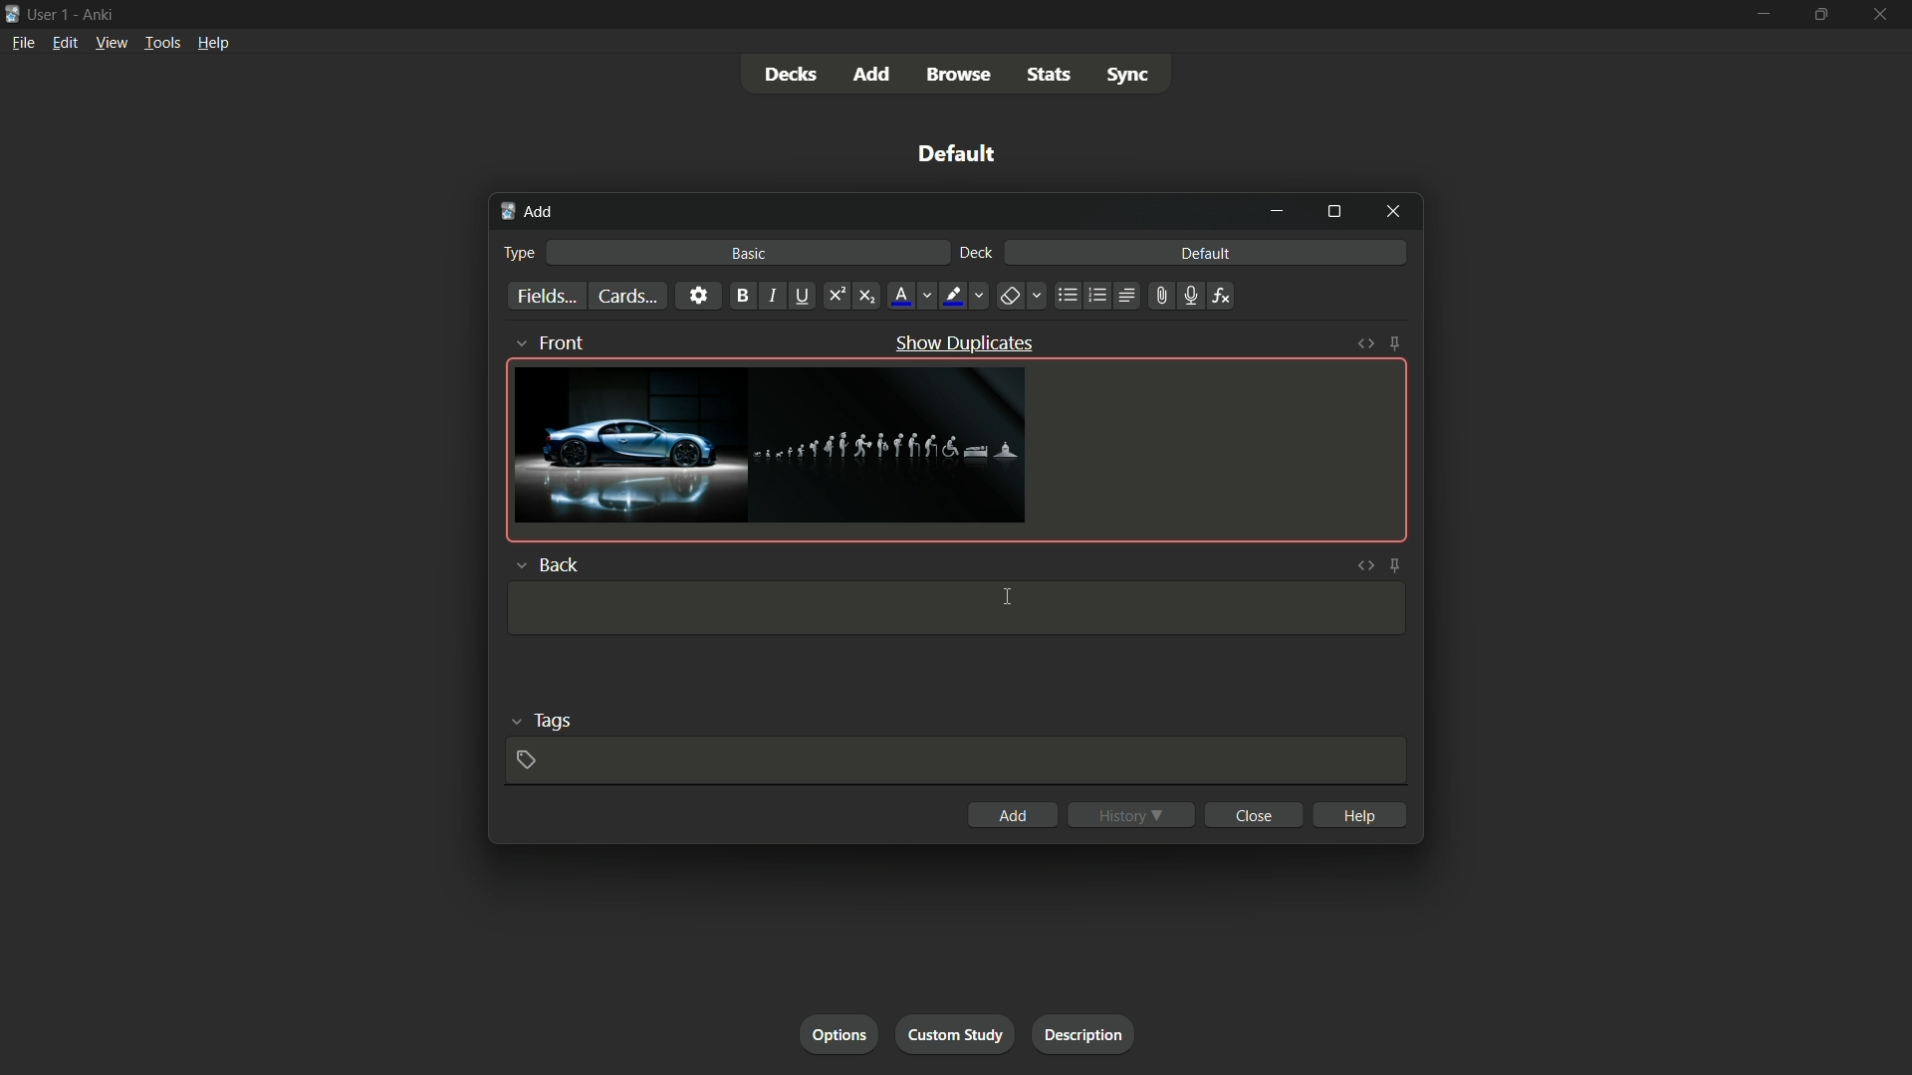  Describe the element at coordinates (213, 45) in the screenshot. I see `help menu` at that location.